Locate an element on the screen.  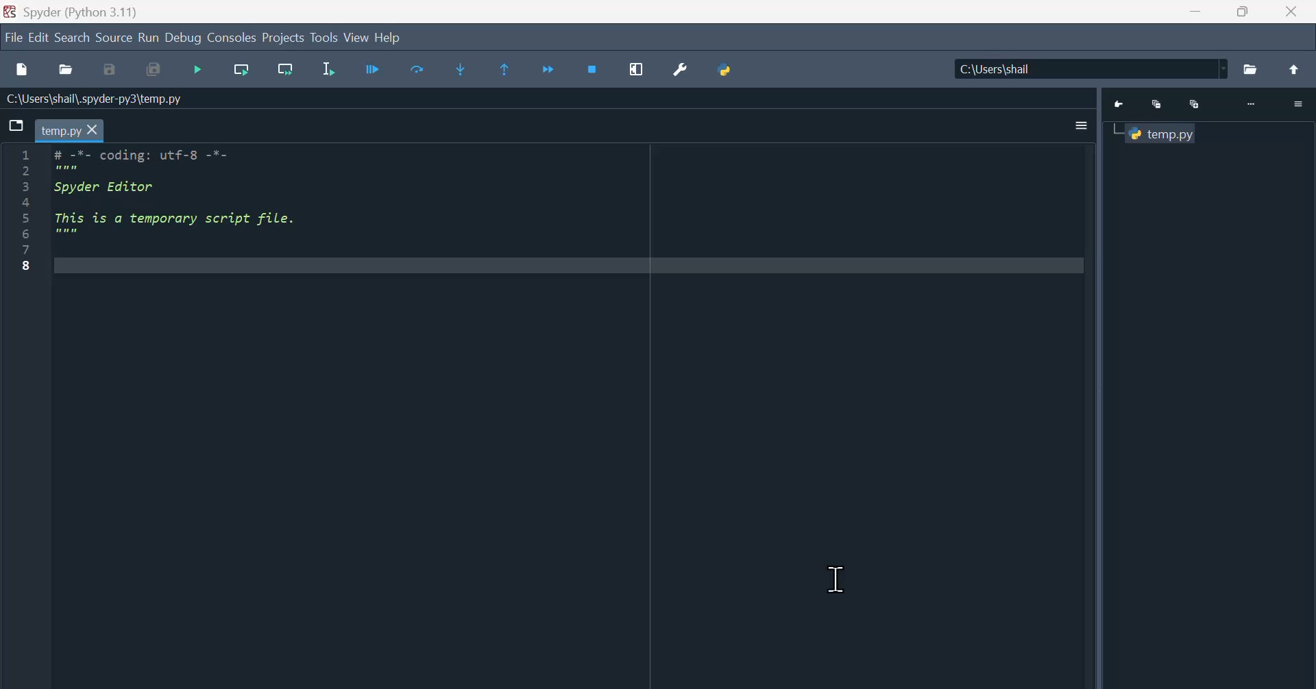
New file is located at coordinates (25, 68).